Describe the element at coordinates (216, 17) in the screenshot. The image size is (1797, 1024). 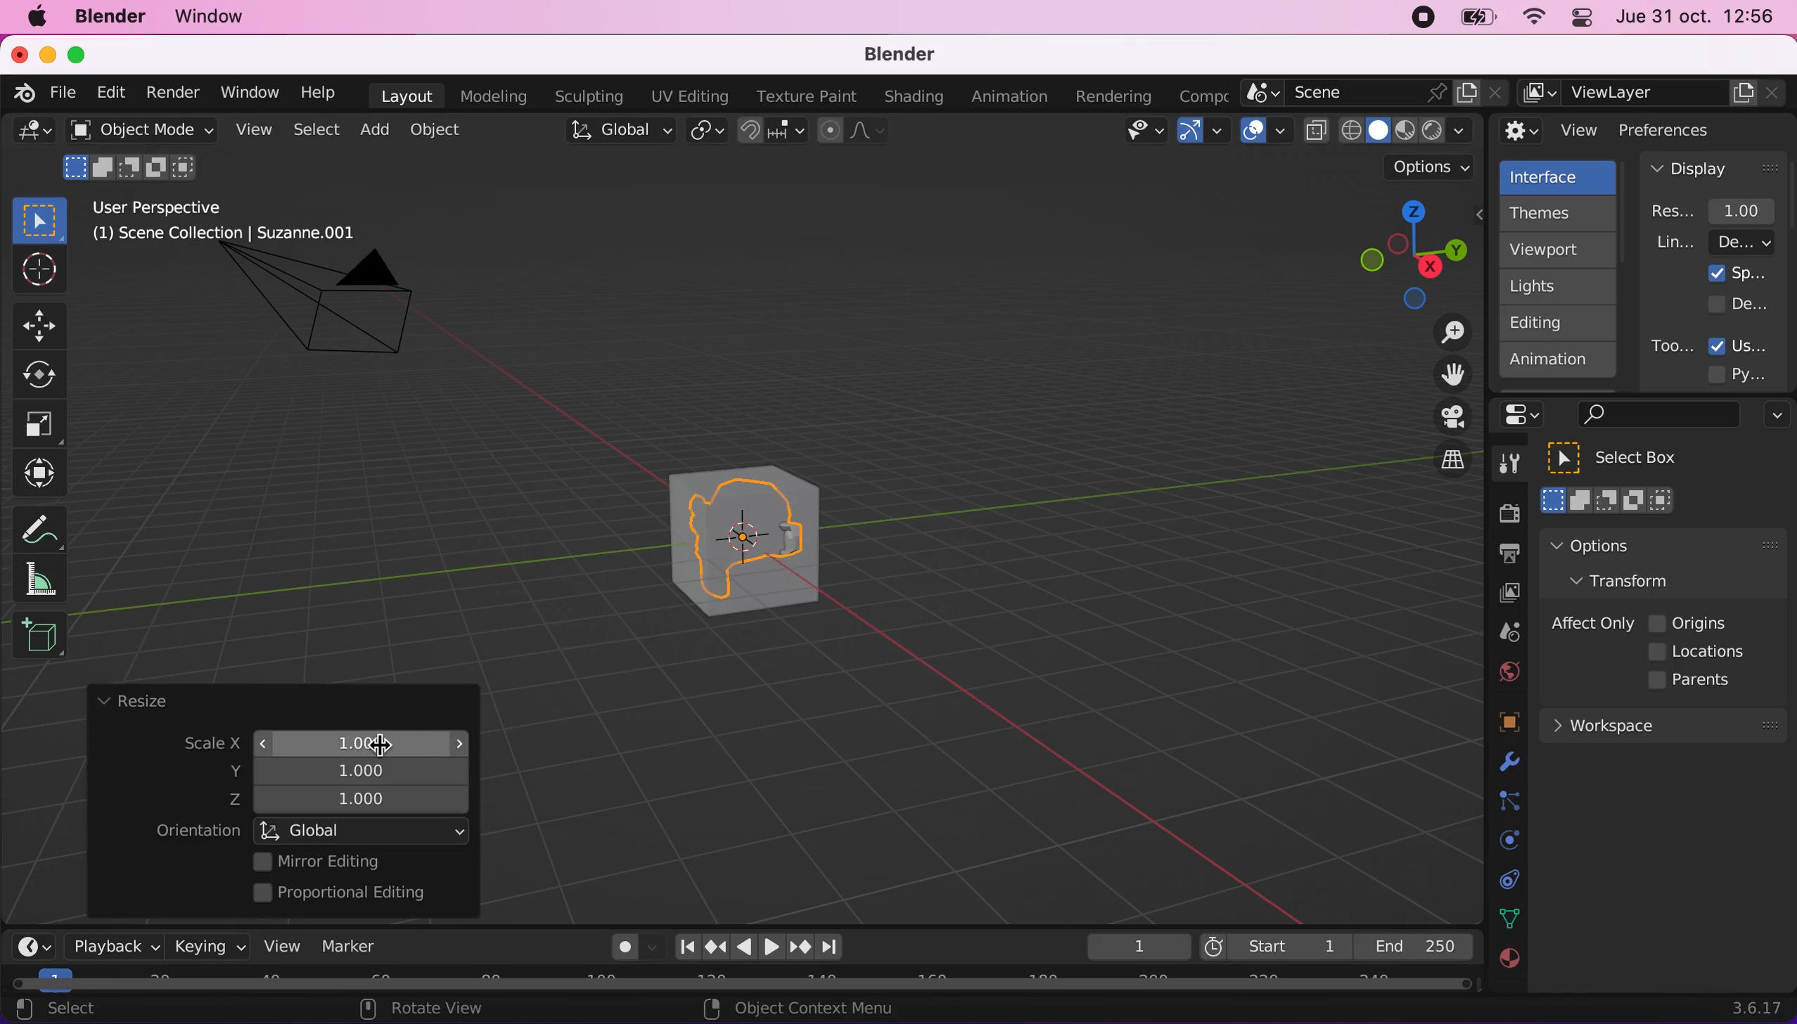
I see `window` at that location.